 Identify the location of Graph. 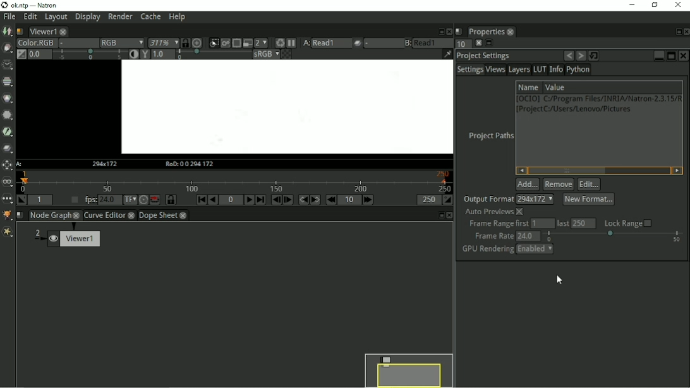
(42, 31).